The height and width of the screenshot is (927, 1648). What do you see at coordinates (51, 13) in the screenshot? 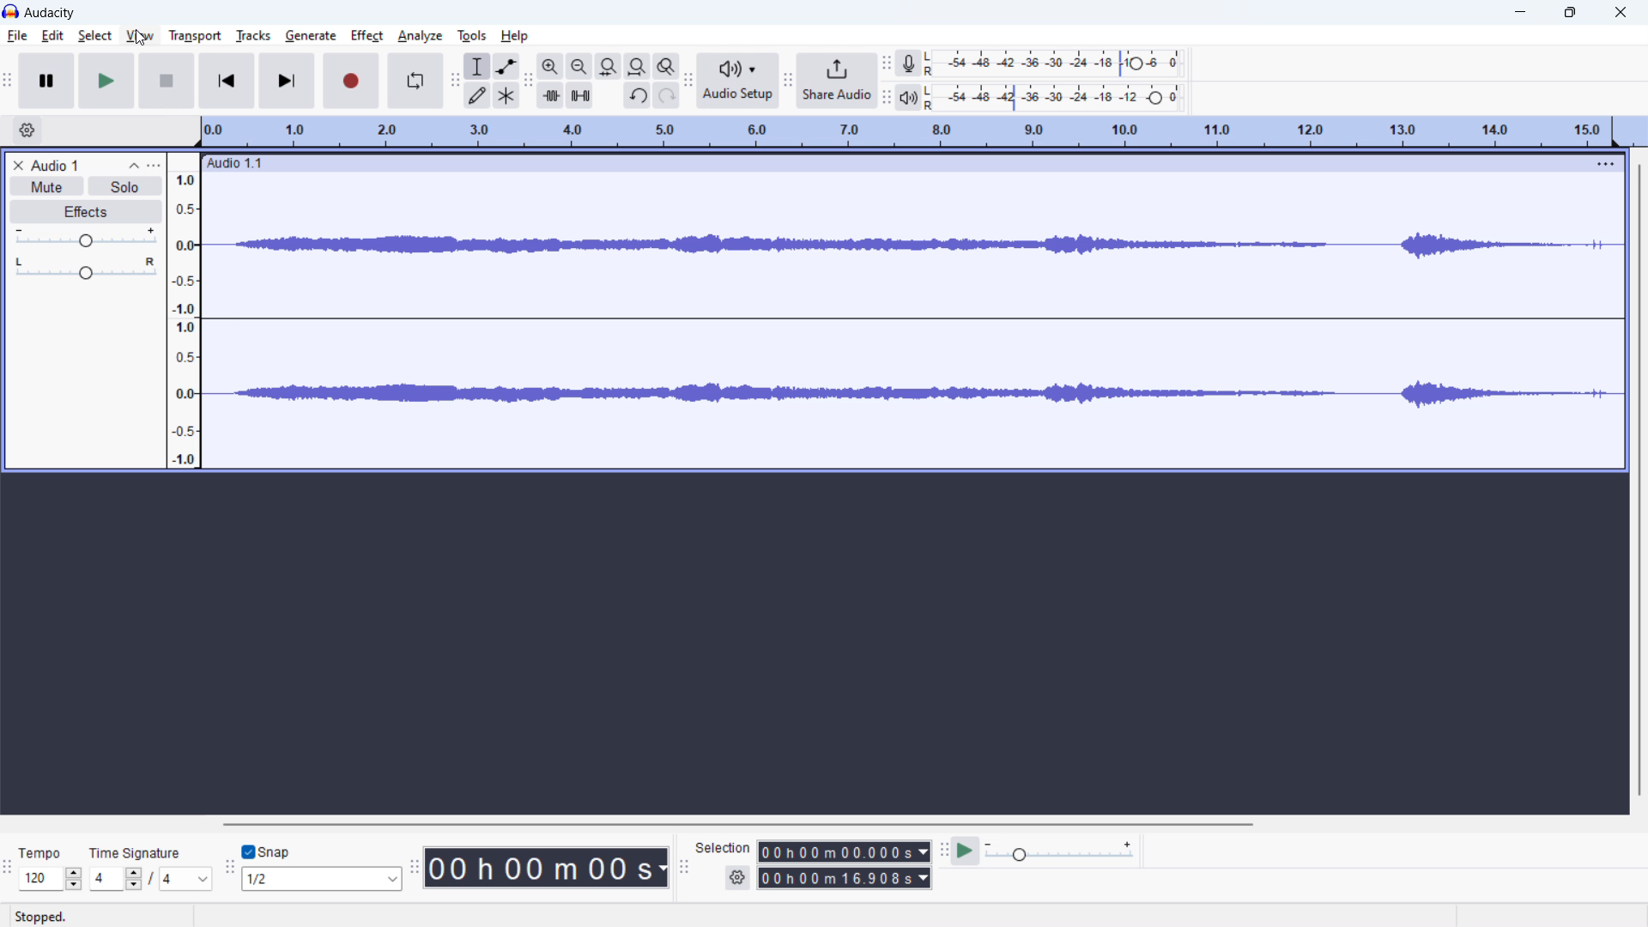
I see `title` at bounding box center [51, 13].